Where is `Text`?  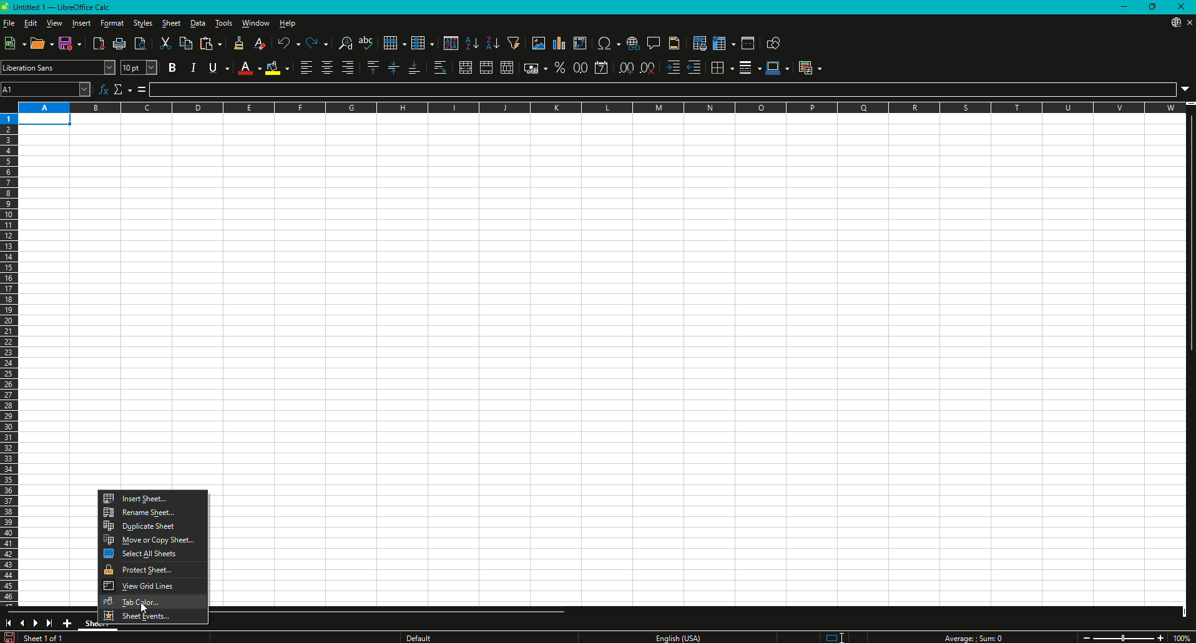 Text is located at coordinates (972, 637).